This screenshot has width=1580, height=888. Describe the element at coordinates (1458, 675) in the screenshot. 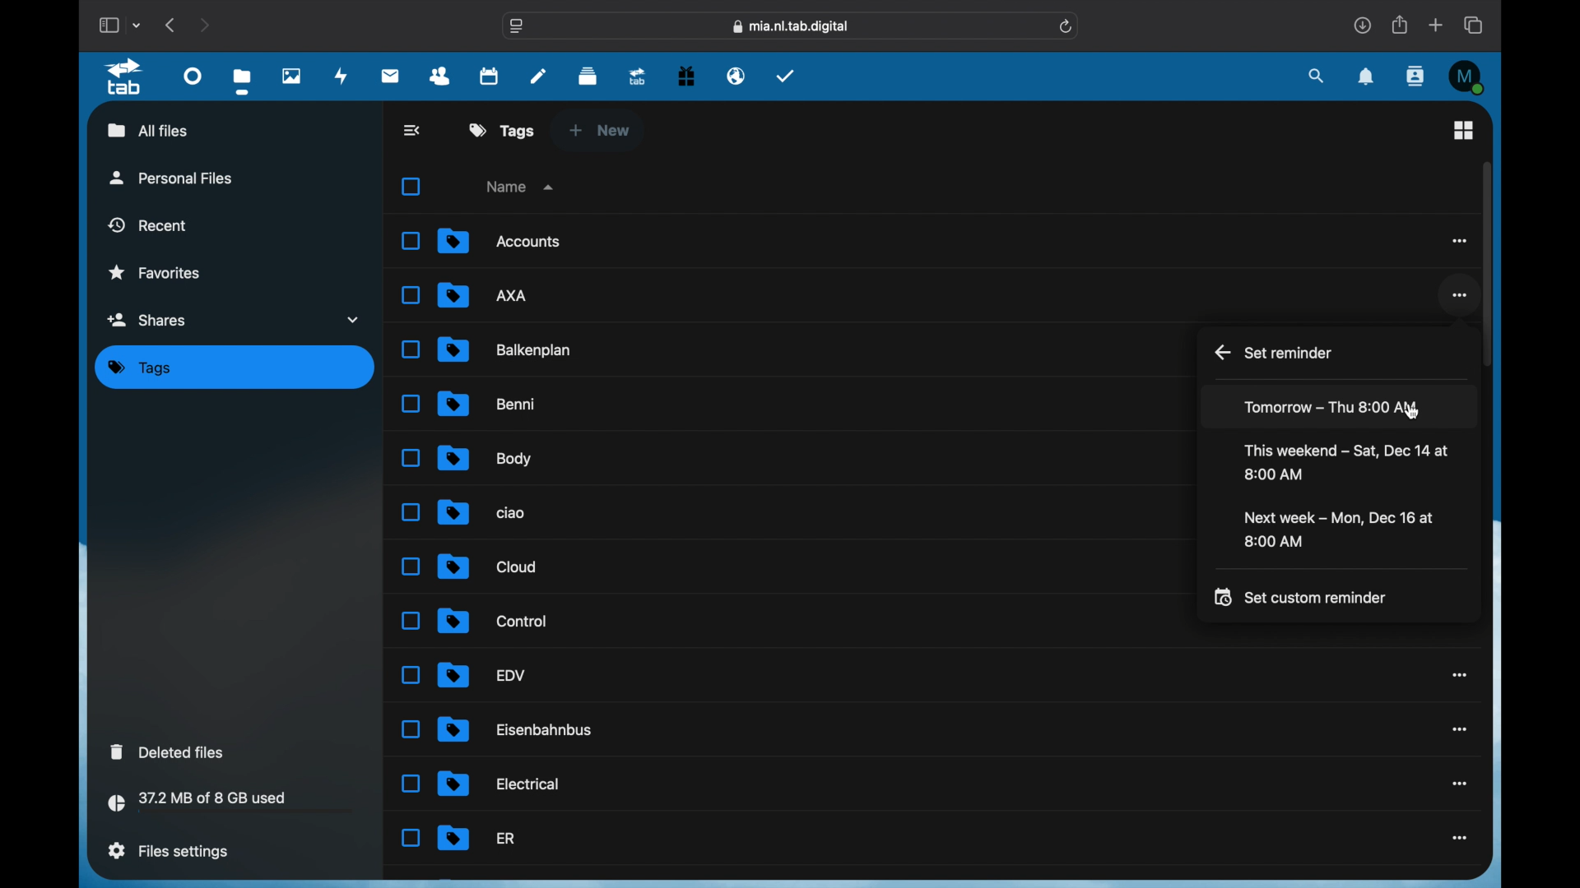

I see `more options` at that location.